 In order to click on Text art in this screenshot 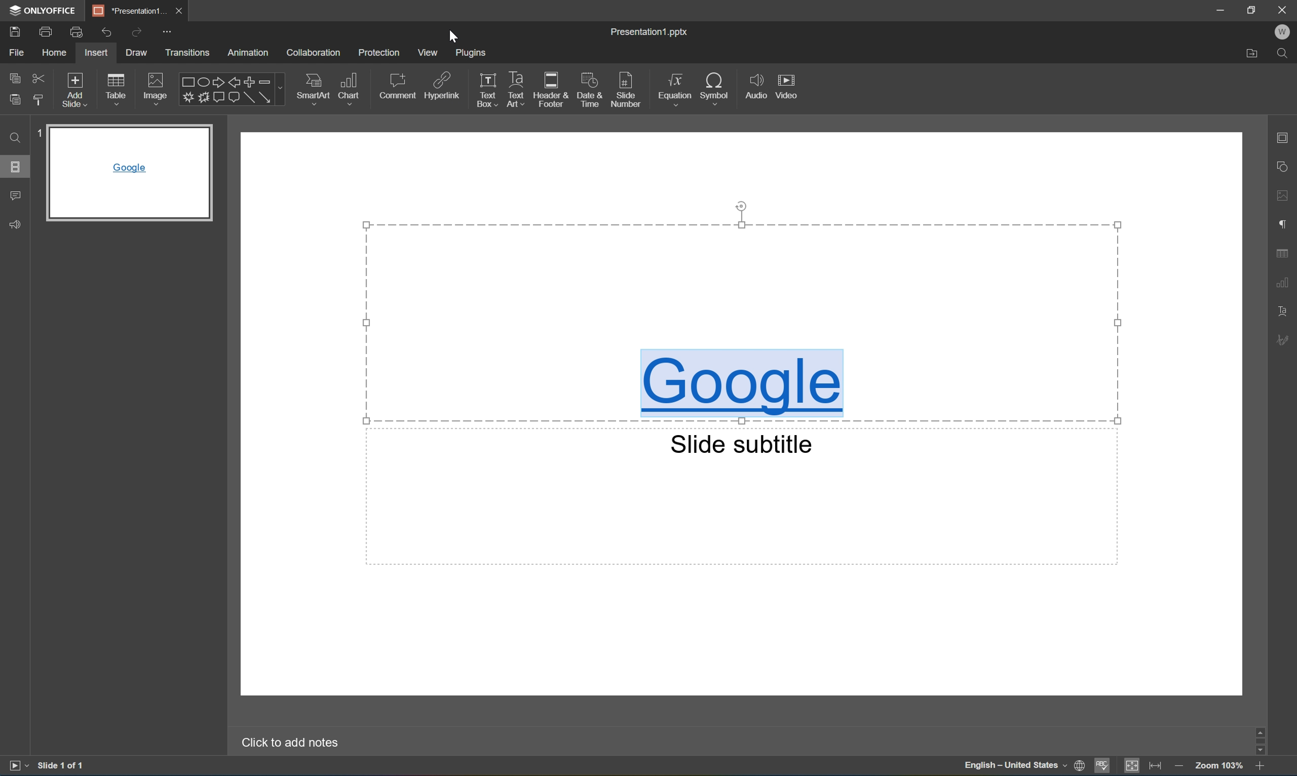, I will do `click(516, 87)`.